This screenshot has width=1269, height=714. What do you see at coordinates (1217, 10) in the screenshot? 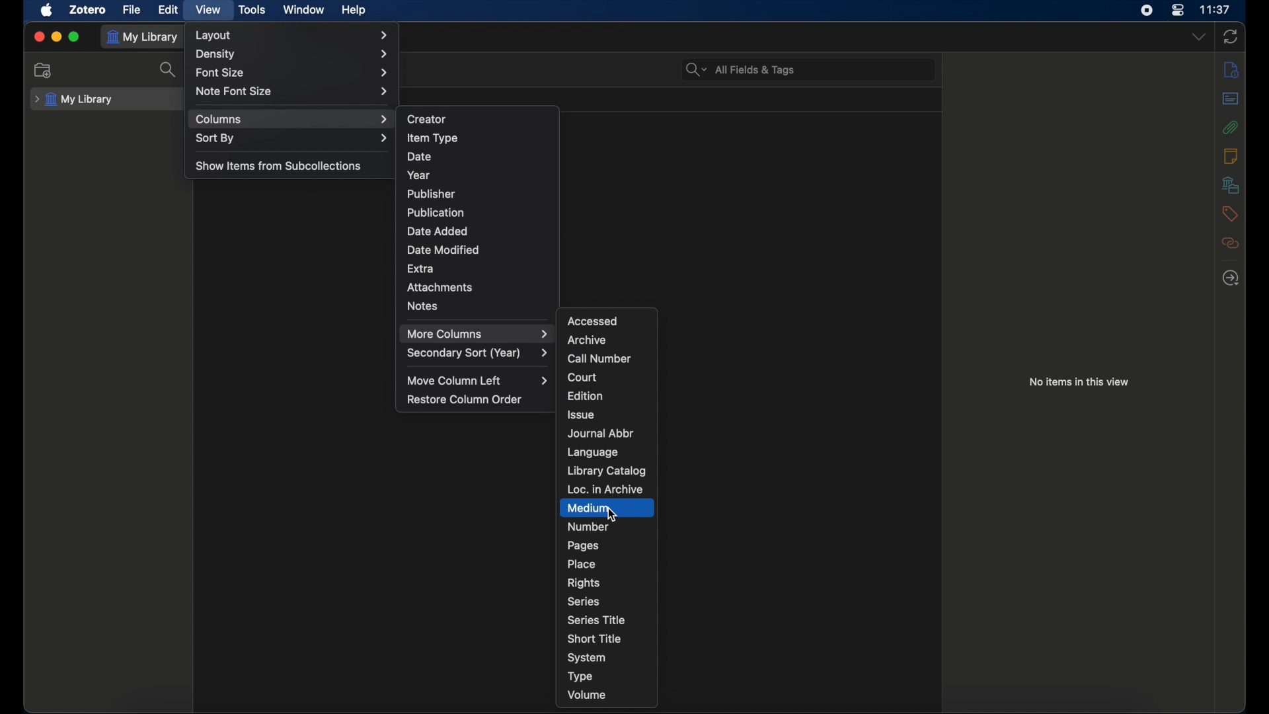
I see `time` at bounding box center [1217, 10].